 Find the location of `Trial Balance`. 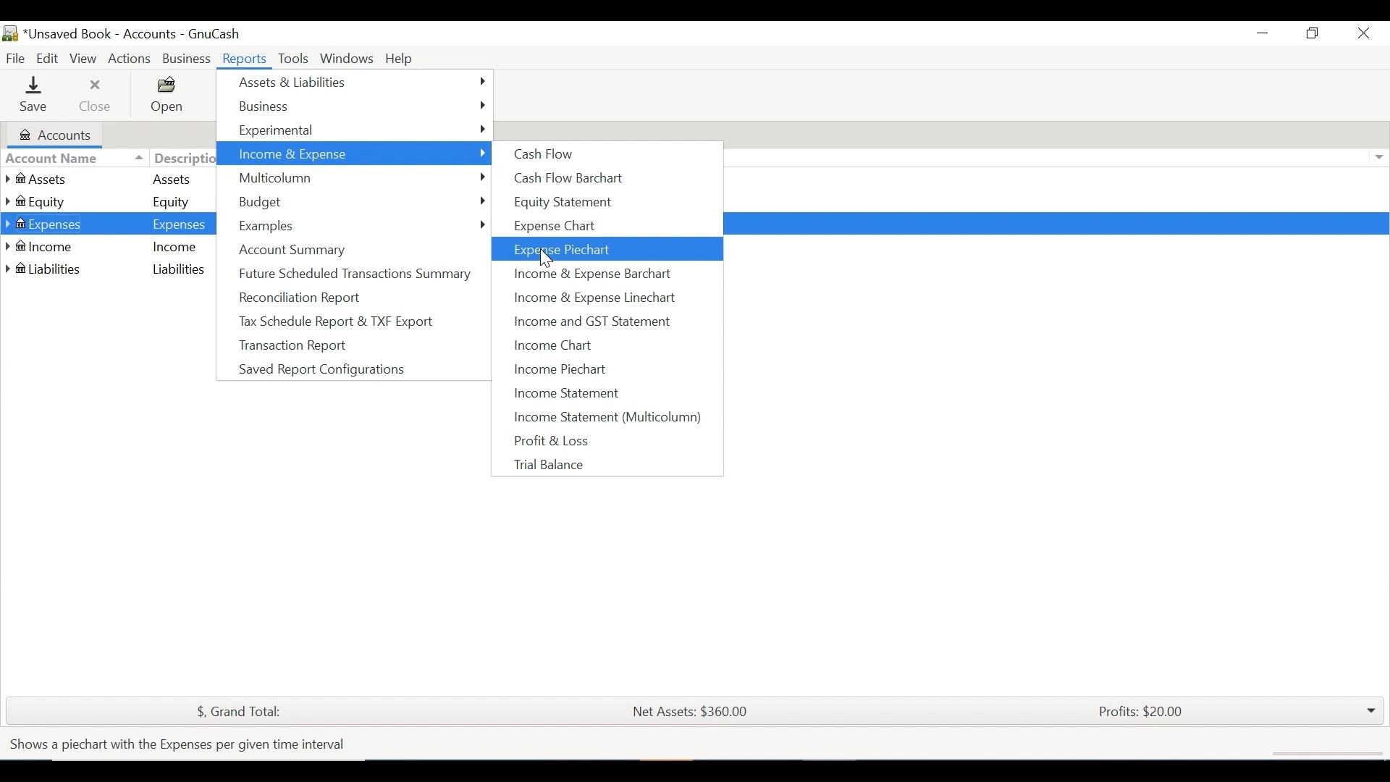

Trial Balance is located at coordinates (545, 466).